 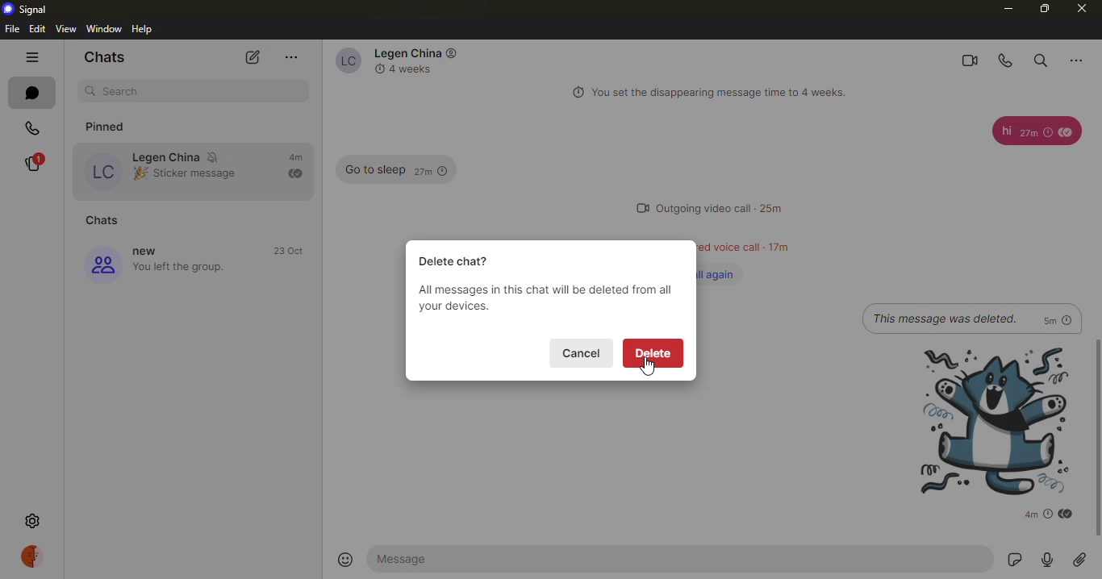 What do you see at coordinates (1040, 514) in the screenshot?
I see `time` at bounding box center [1040, 514].